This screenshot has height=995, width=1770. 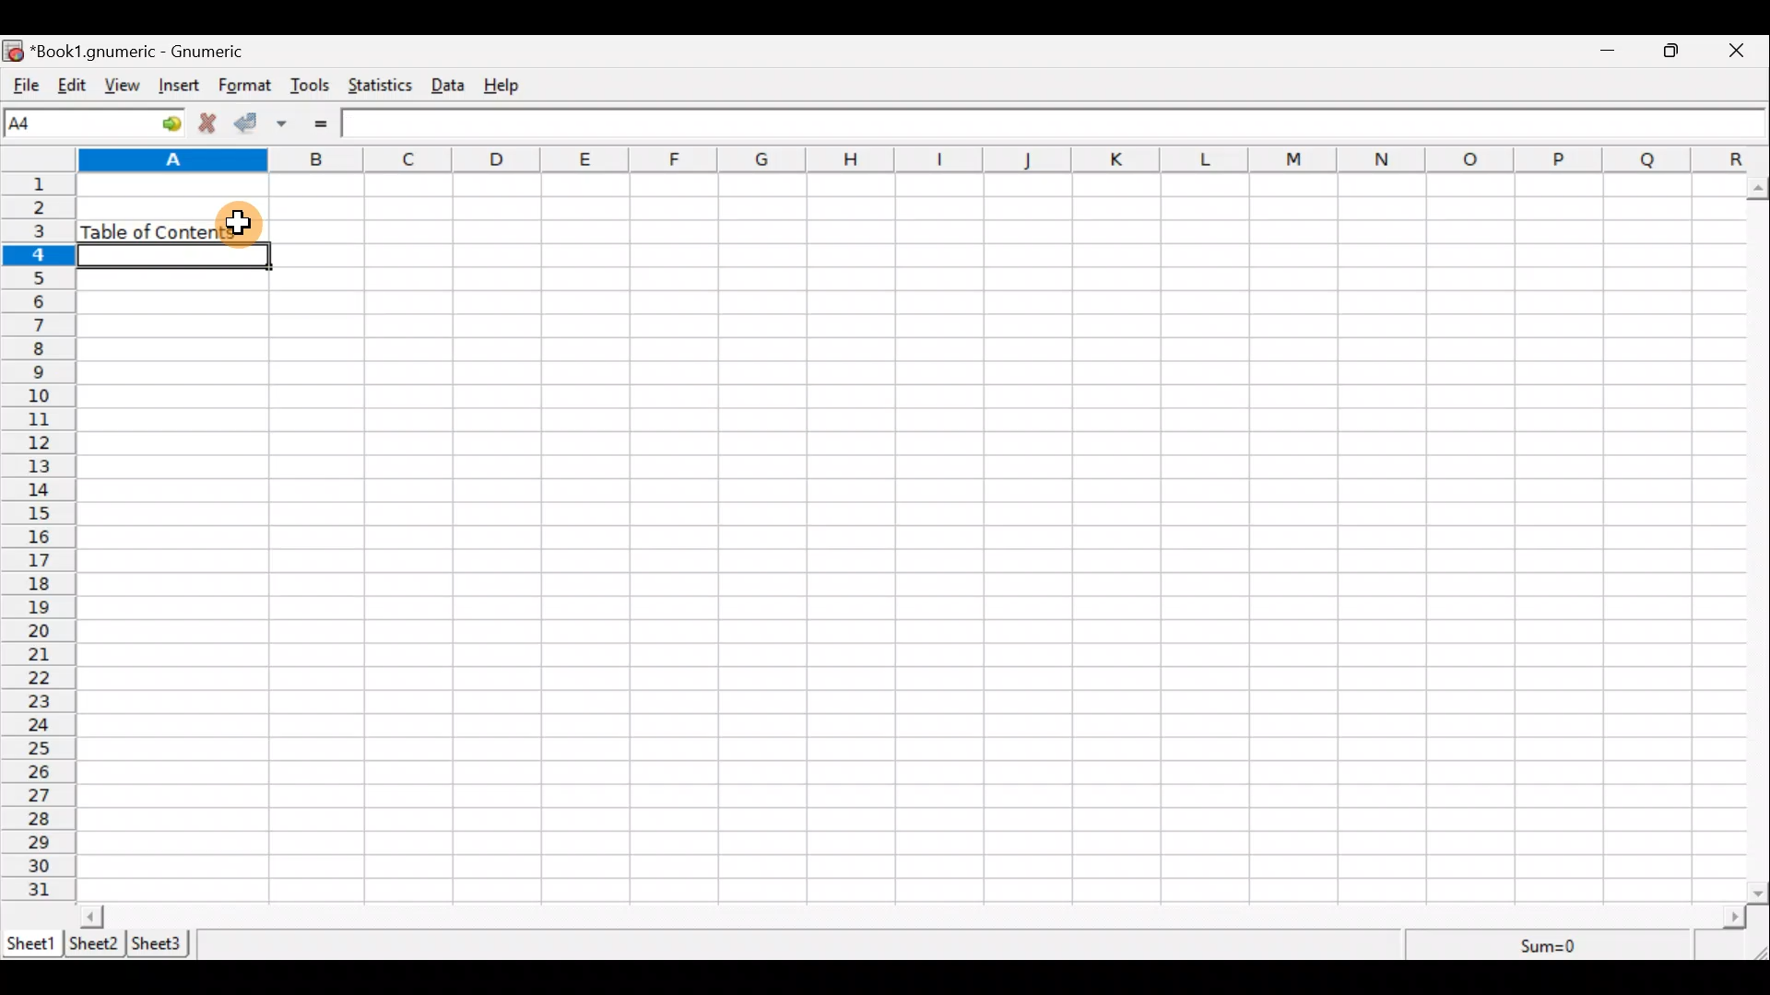 I want to click on Help, so click(x=511, y=86).